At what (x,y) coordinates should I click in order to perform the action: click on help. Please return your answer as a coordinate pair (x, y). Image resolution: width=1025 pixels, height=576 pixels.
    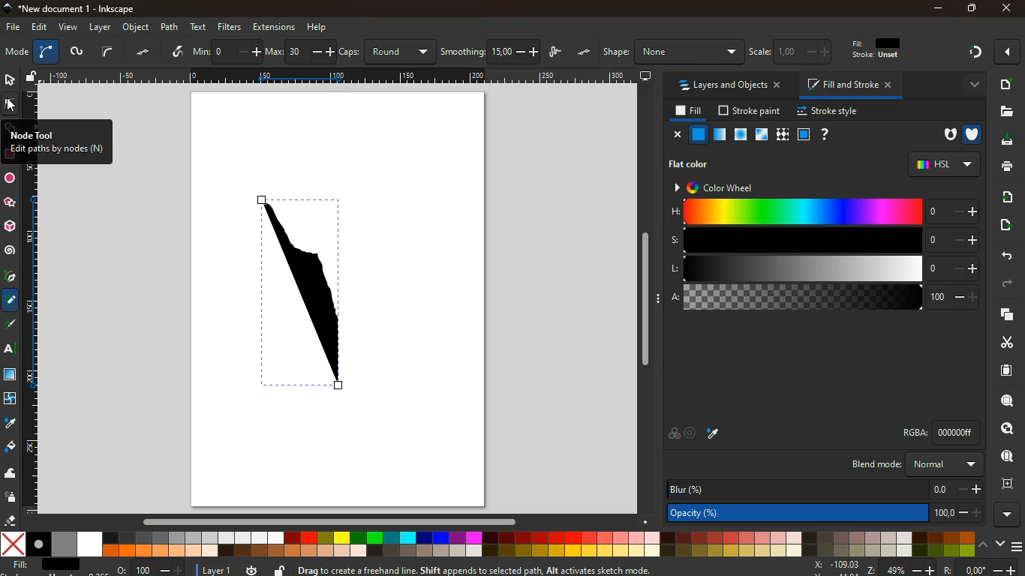
    Looking at the image, I should click on (317, 28).